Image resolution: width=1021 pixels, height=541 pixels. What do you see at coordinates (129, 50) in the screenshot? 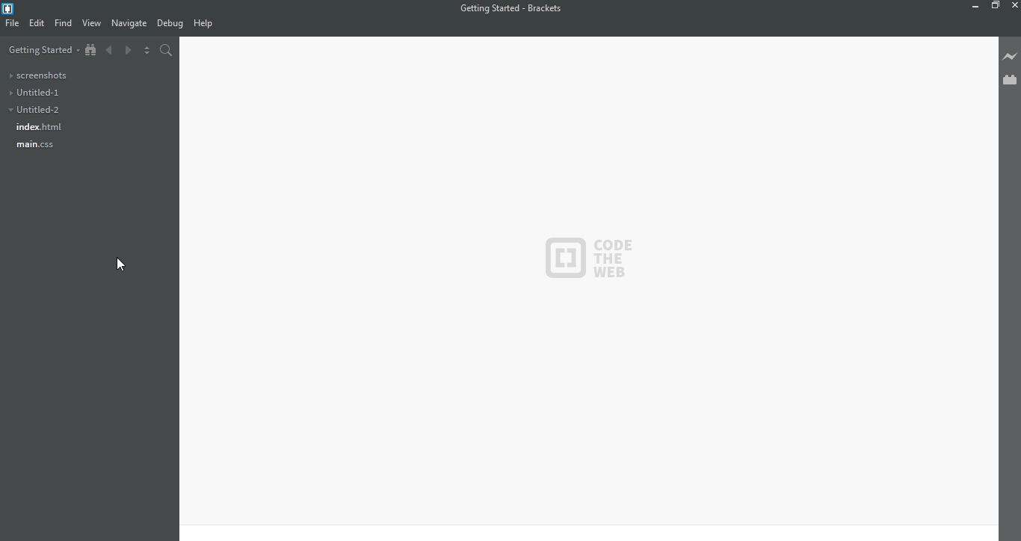
I see `forward` at bounding box center [129, 50].